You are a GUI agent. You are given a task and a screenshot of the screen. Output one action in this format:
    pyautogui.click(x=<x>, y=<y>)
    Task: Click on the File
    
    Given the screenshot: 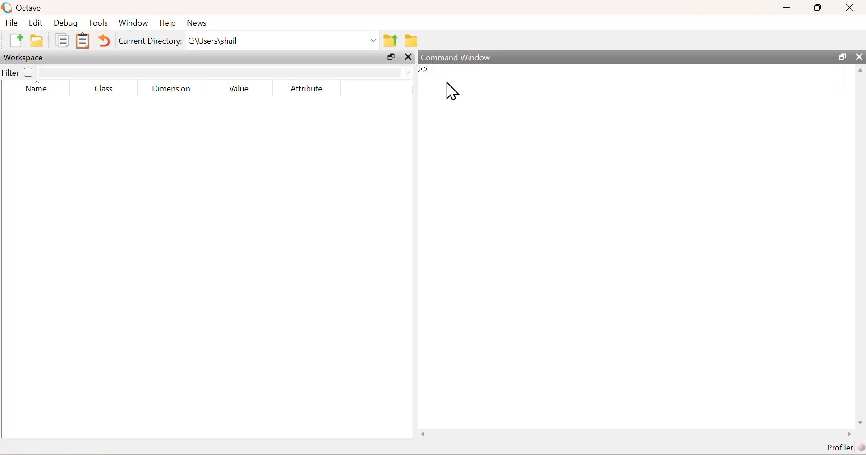 What is the action you would take?
    pyautogui.click(x=12, y=23)
    